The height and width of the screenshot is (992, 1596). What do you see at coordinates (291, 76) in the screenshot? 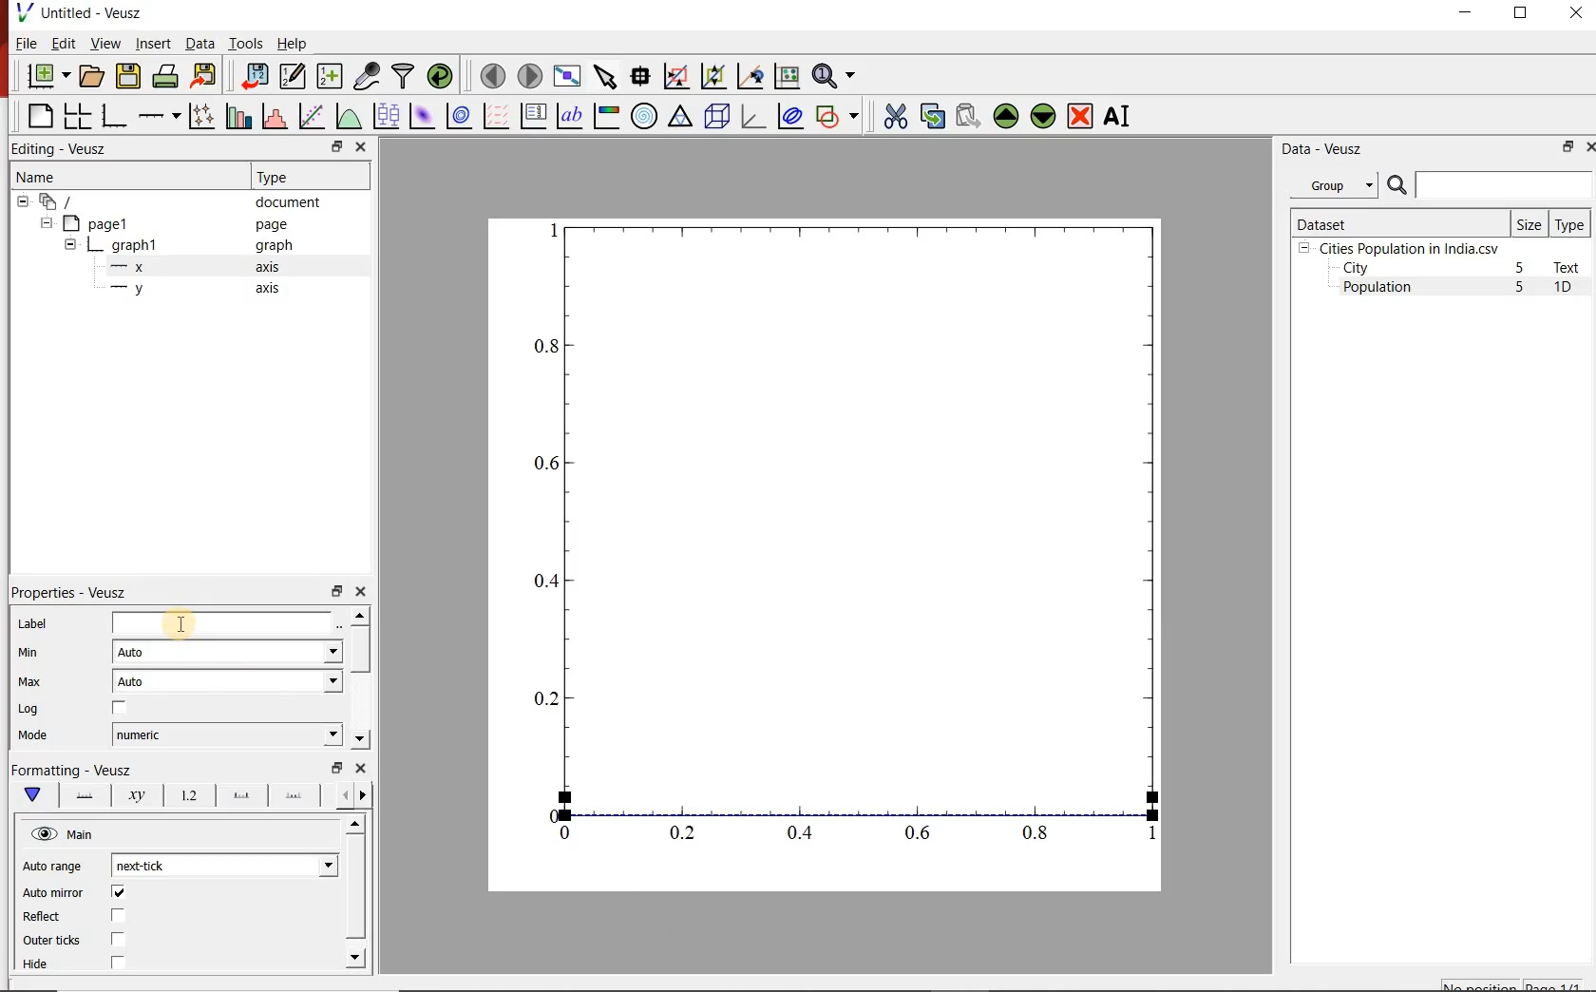
I see `edit and enter new datasets` at bounding box center [291, 76].